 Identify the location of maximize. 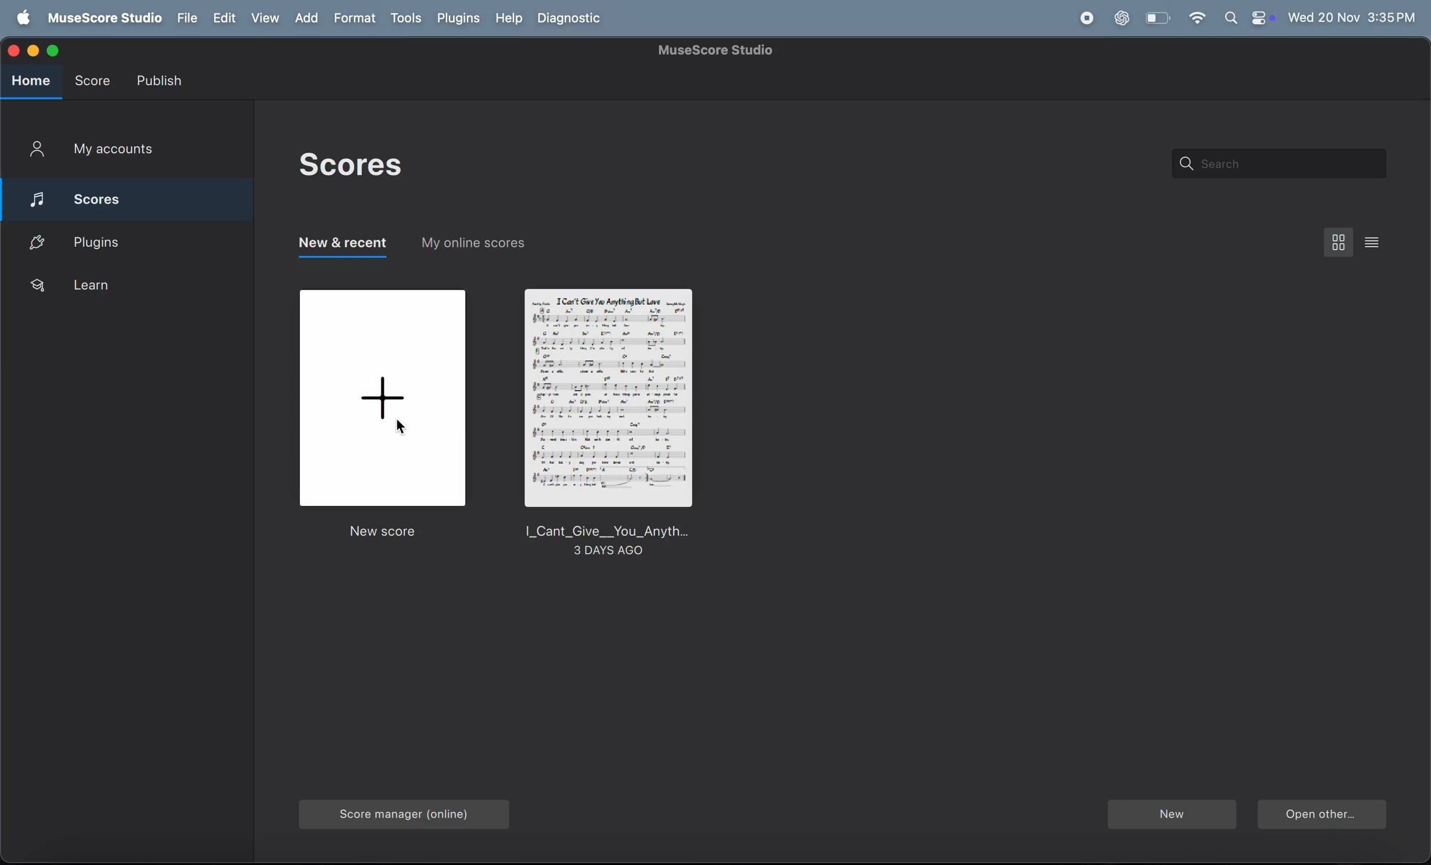
(56, 50).